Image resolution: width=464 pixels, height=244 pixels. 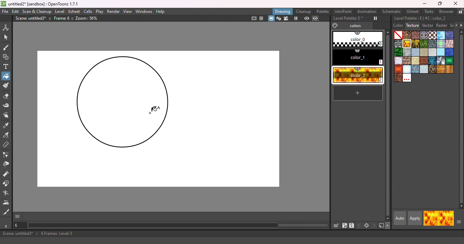 What do you see at coordinates (287, 18) in the screenshot?
I see `Camera view` at bounding box center [287, 18].